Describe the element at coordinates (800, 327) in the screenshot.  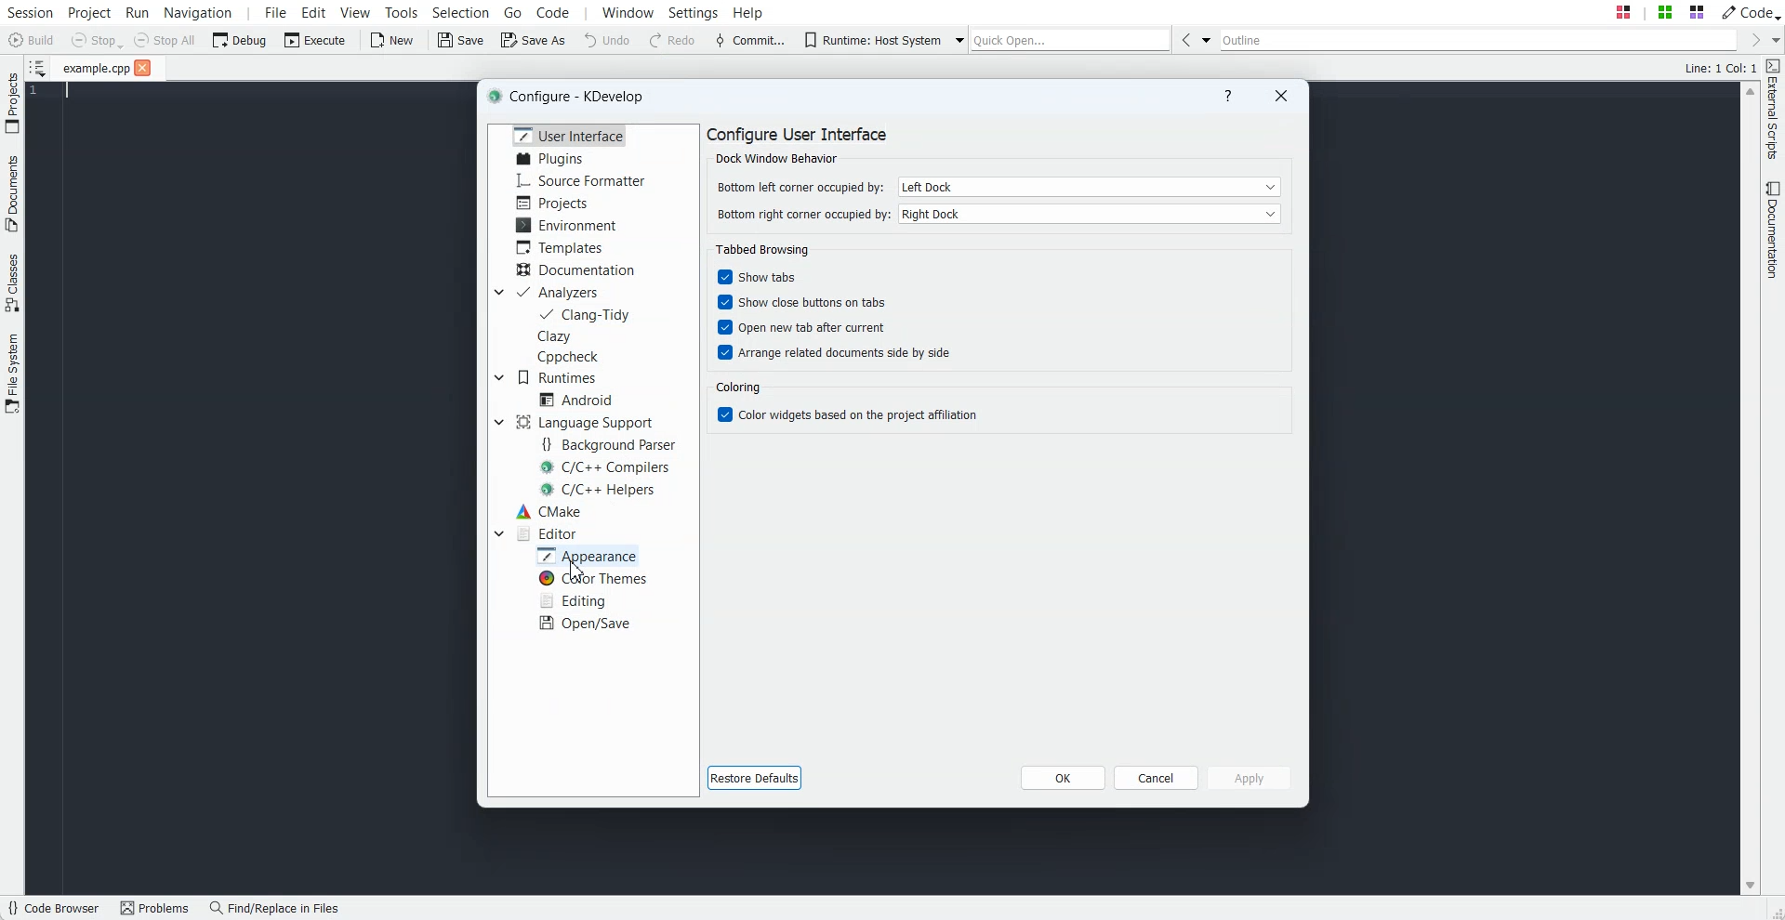
I see `Enable Open new tab after current` at that location.